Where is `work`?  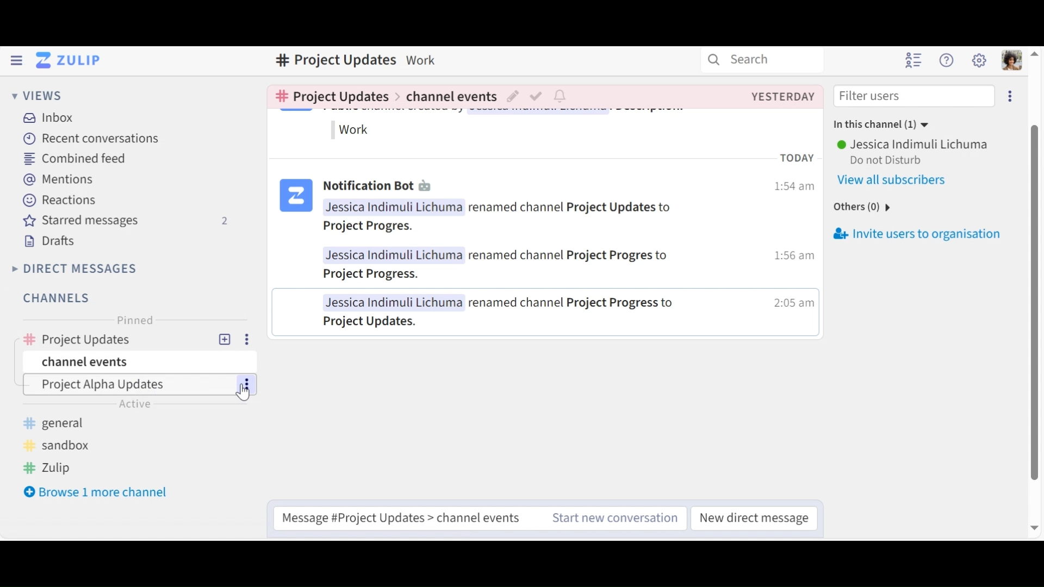 work is located at coordinates (356, 130).